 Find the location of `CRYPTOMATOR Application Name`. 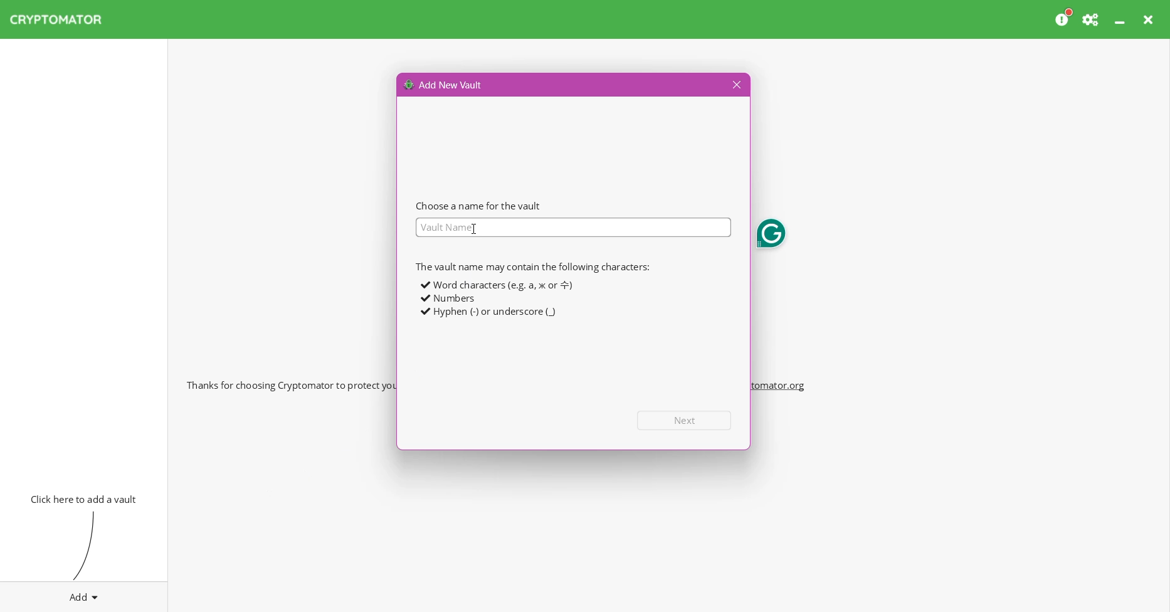

CRYPTOMATOR Application Name is located at coordinates (62, 19).